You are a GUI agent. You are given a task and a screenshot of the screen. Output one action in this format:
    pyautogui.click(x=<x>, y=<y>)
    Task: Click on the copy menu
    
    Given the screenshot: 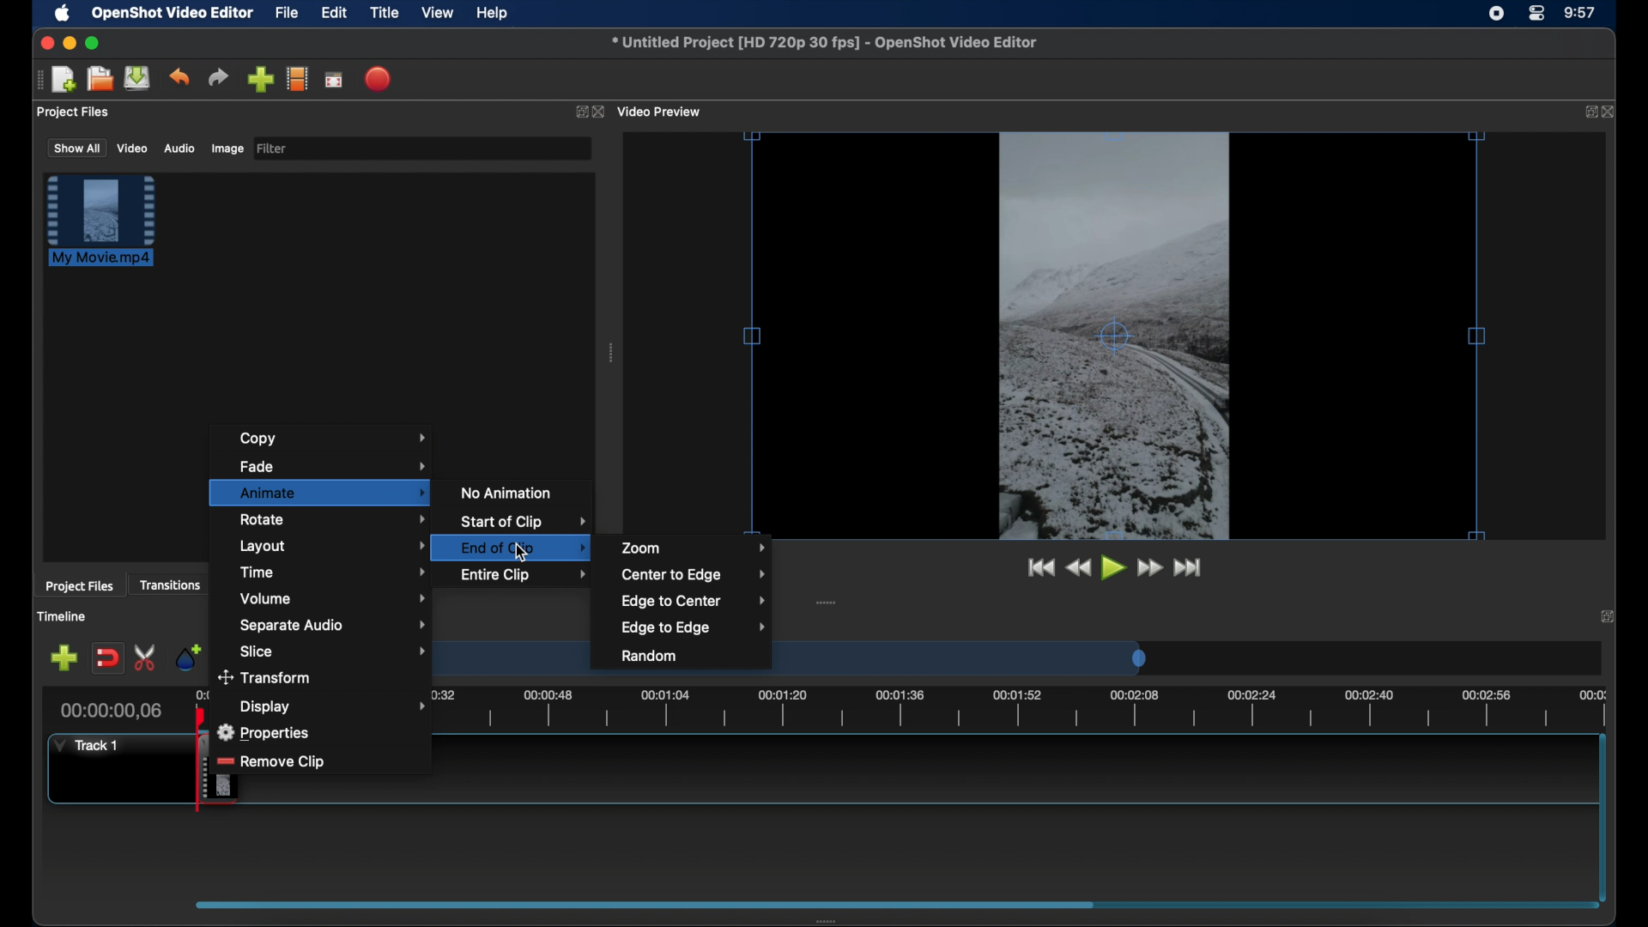 What is the action you would take?
    pyautogui.click(x=333, y=438)
    